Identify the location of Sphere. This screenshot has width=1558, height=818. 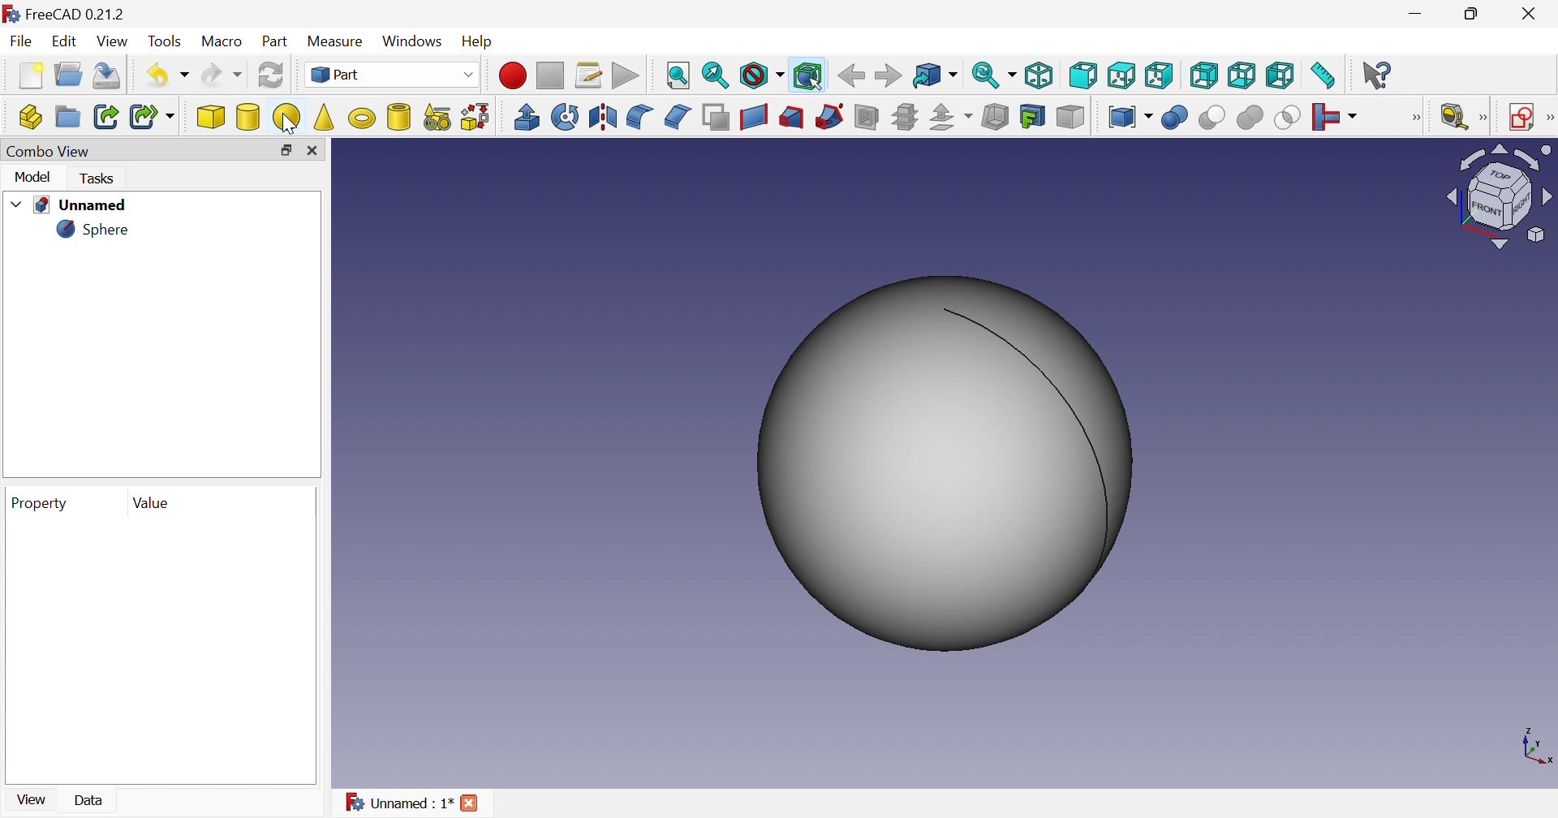
(286, 118).